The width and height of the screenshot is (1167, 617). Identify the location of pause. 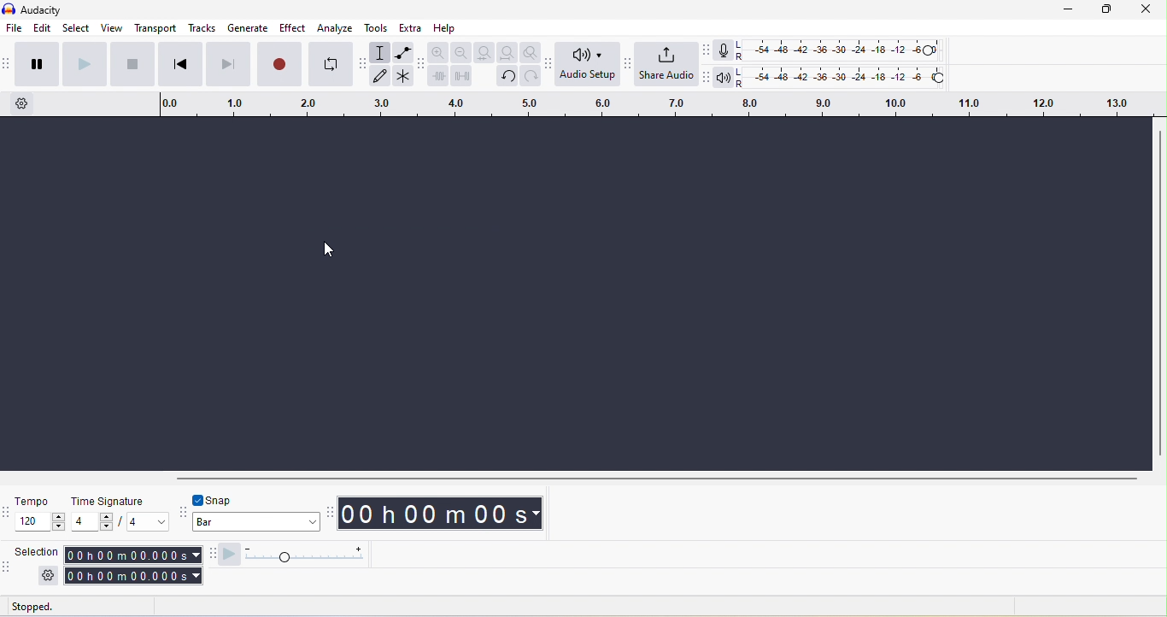
(38, 65).